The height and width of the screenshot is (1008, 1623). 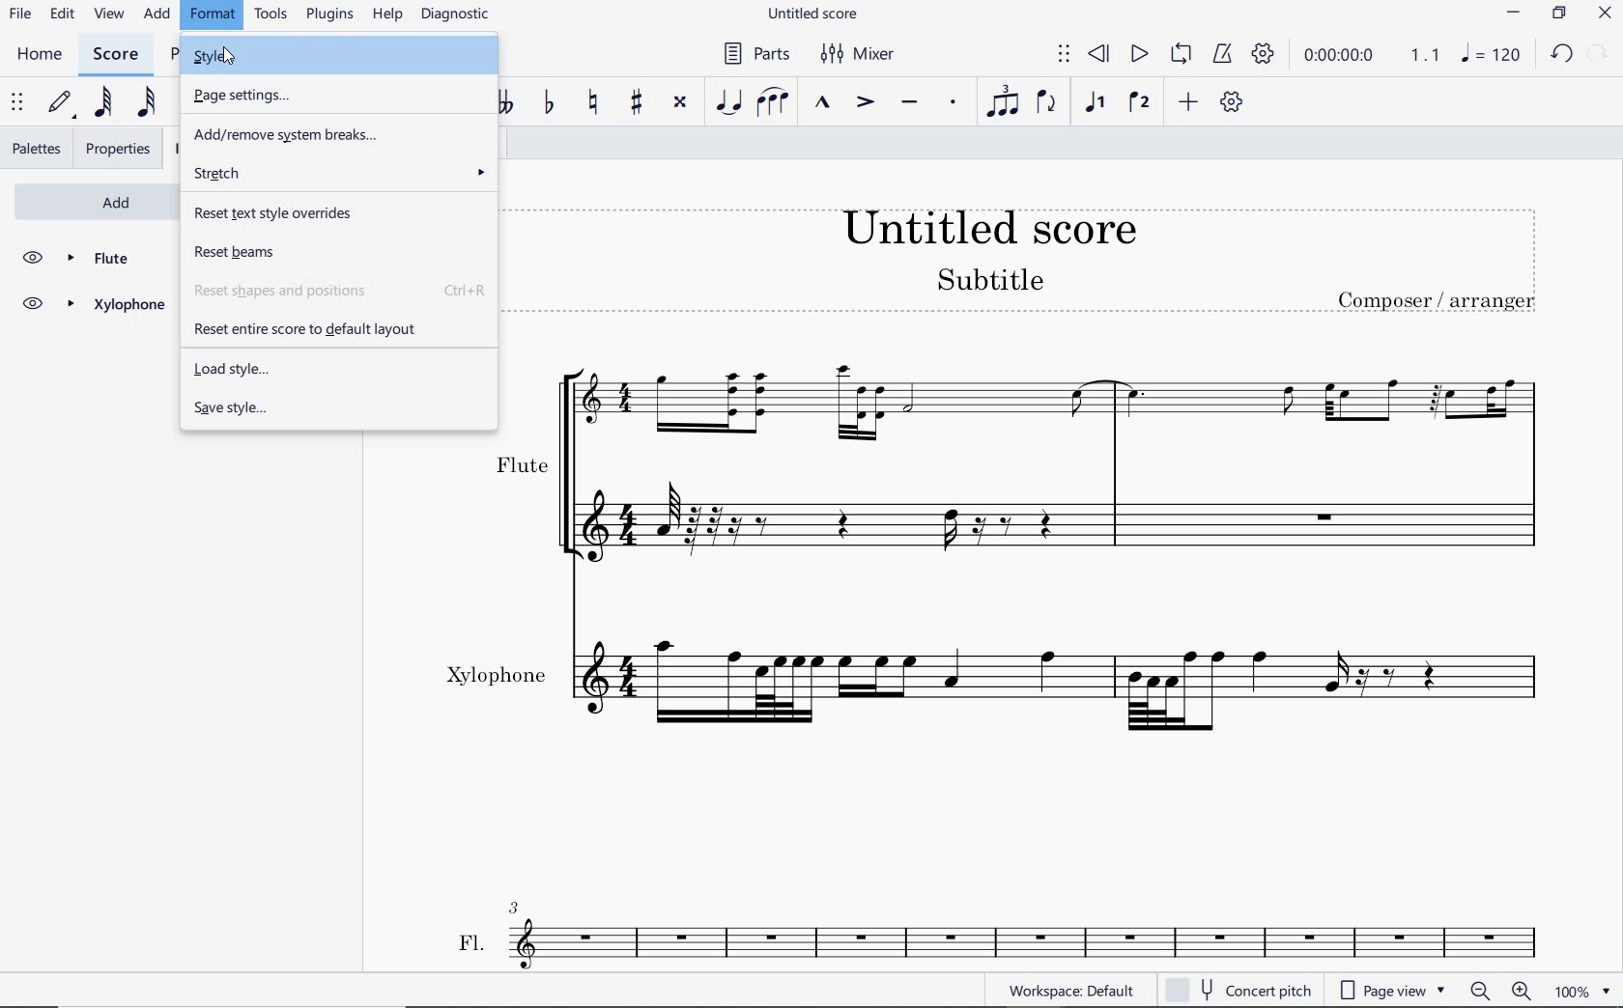 What do you see at coordinates (1096, 105) in the screenshot?
I see `VOICE 1` at bounding box center [1096, 105].